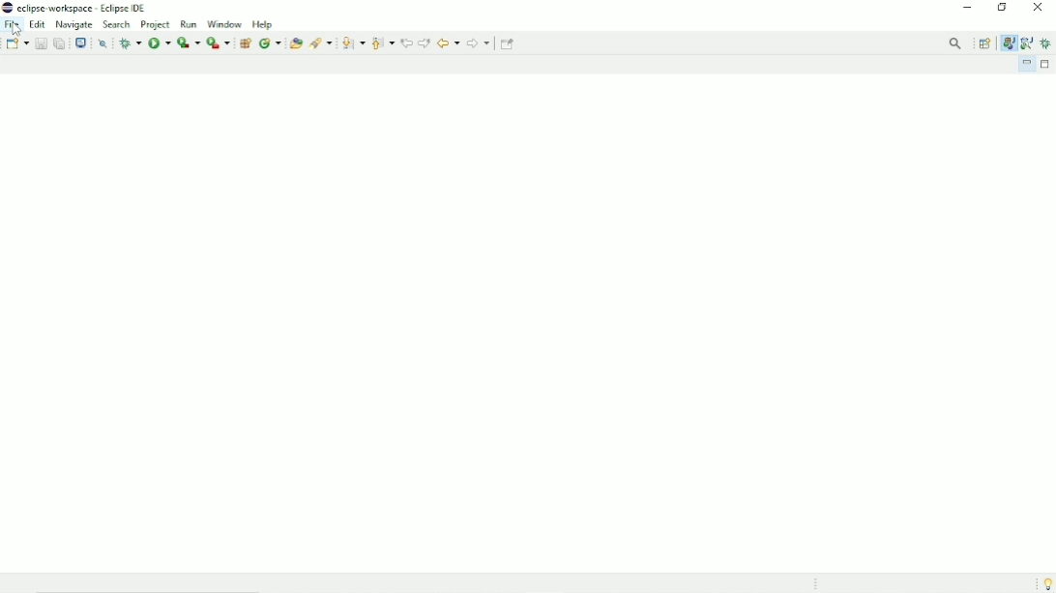 This screenshot has width=1056, height=593. Describe the element at coordinates (448, 42) in the screenshot. I see `Back` at that location.